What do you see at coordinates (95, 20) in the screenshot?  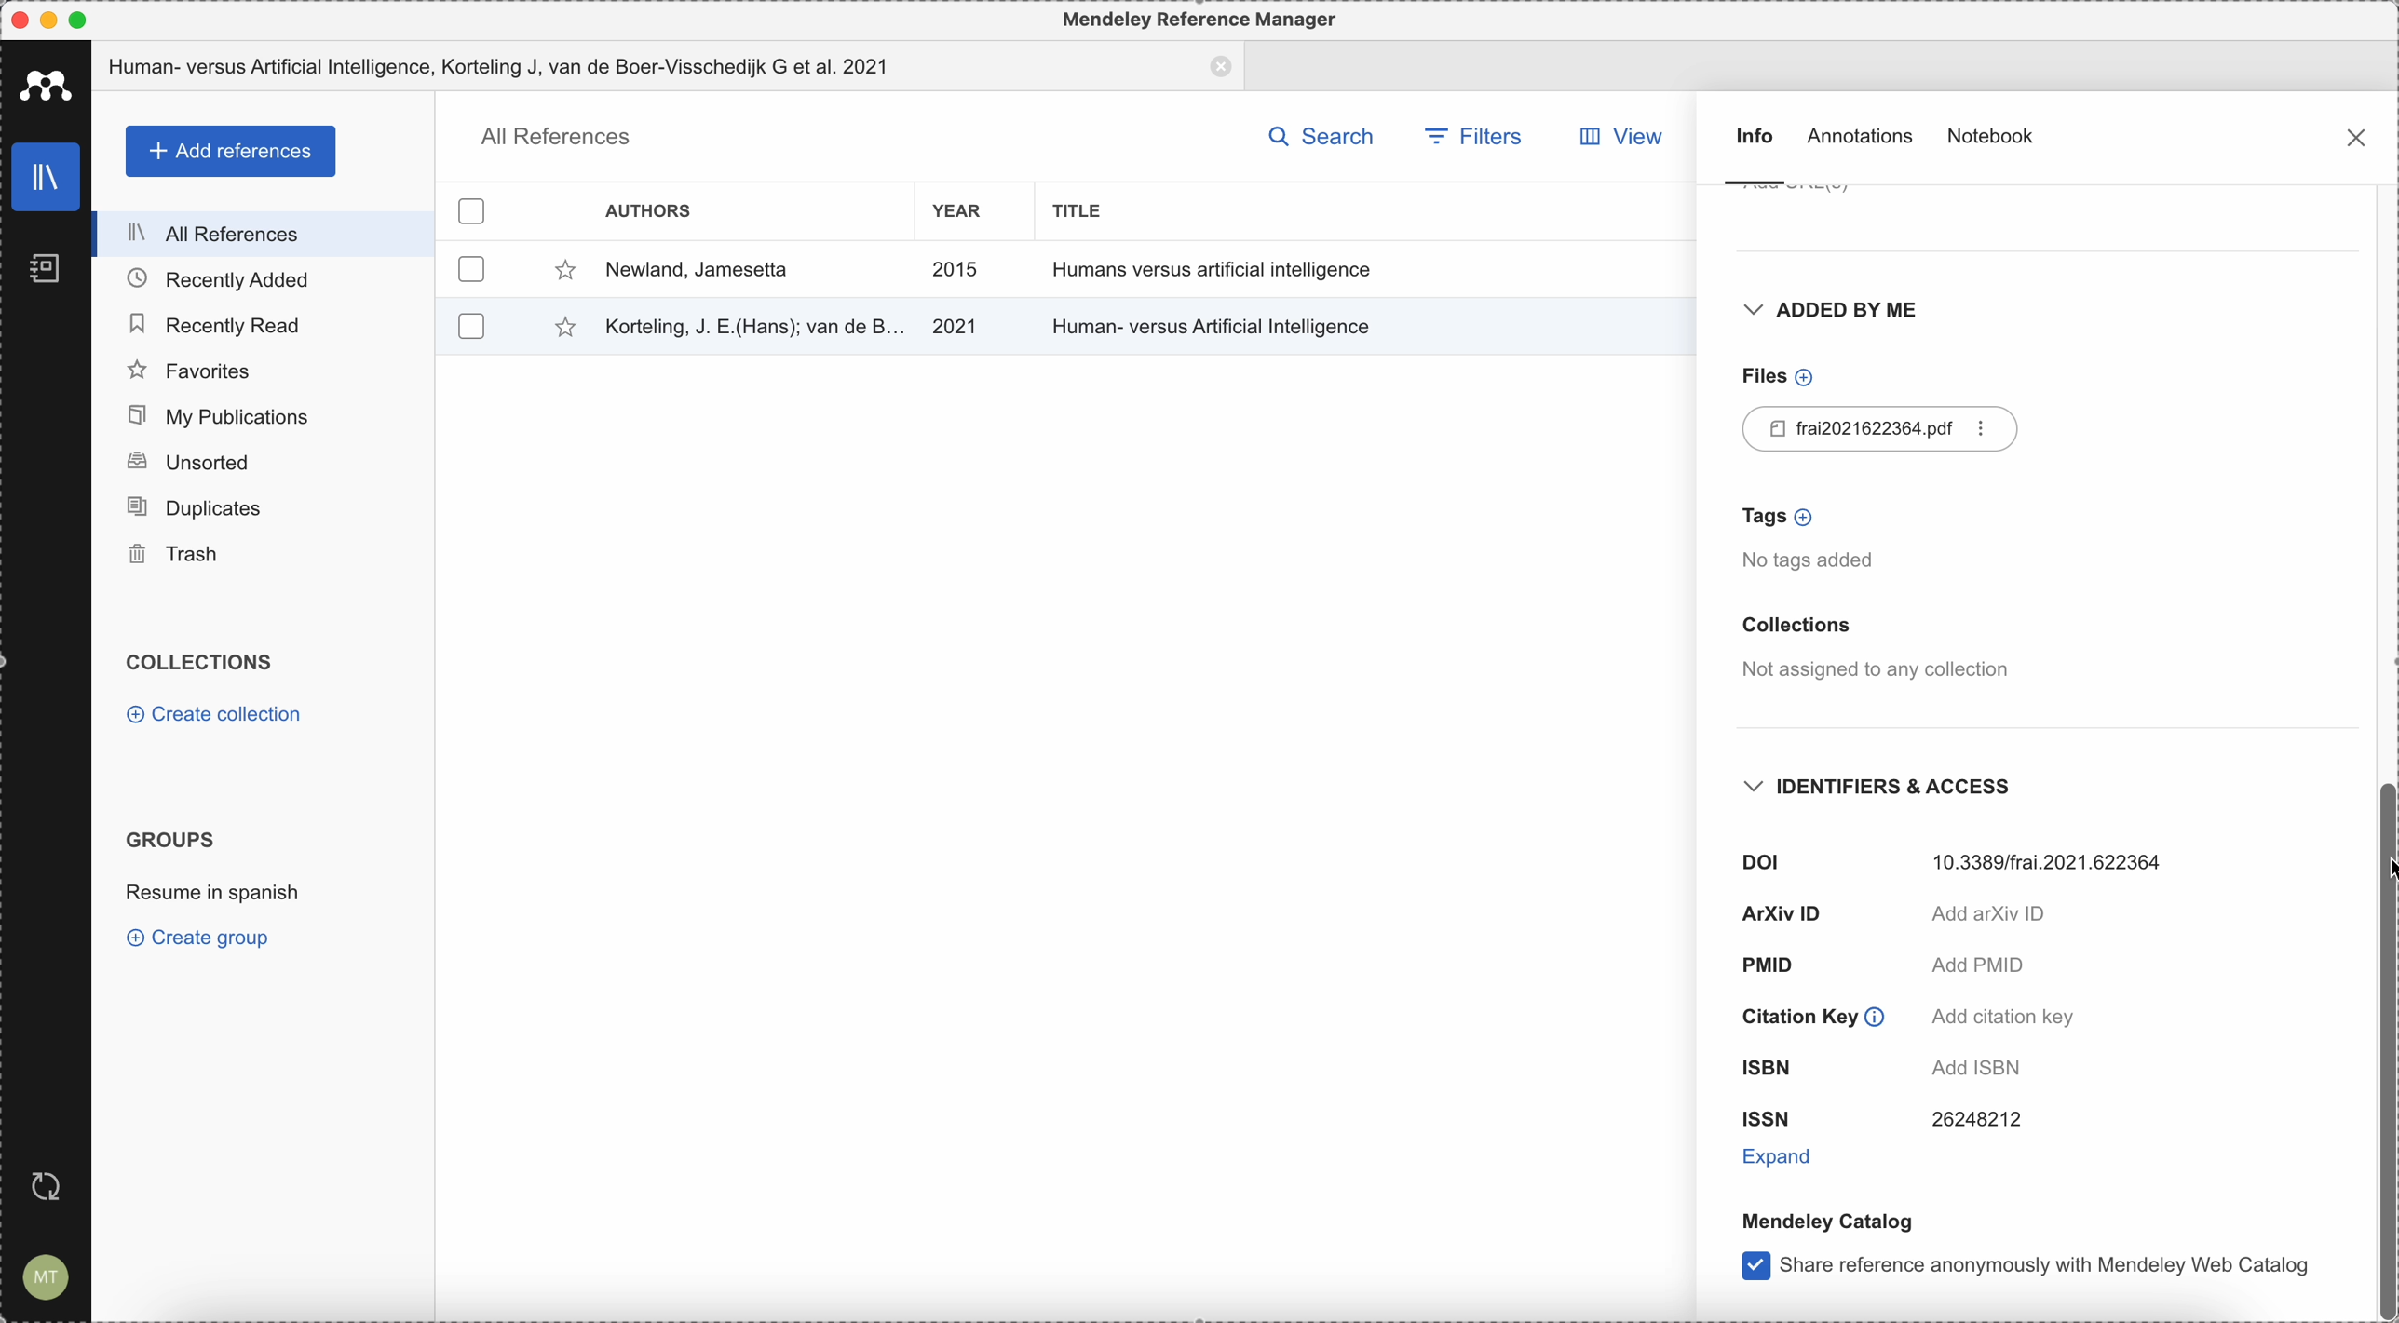 I see `maximize Mendeley` at bounding box center [95, 20].